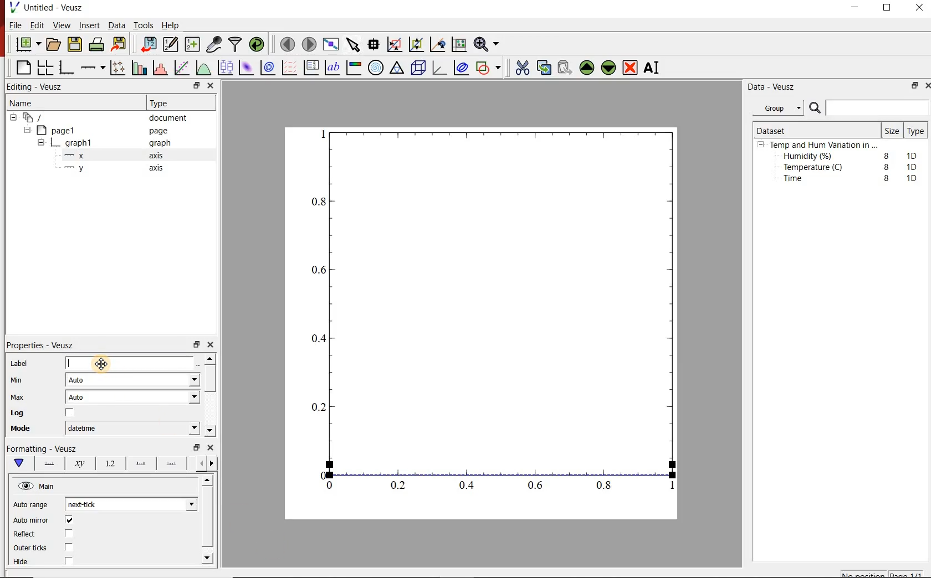 The width and height of the screenshot is (931, 578). What do you see at coordinates (171, 24) in the screenshot?
I see `Help` at bounding box center [171, 24].